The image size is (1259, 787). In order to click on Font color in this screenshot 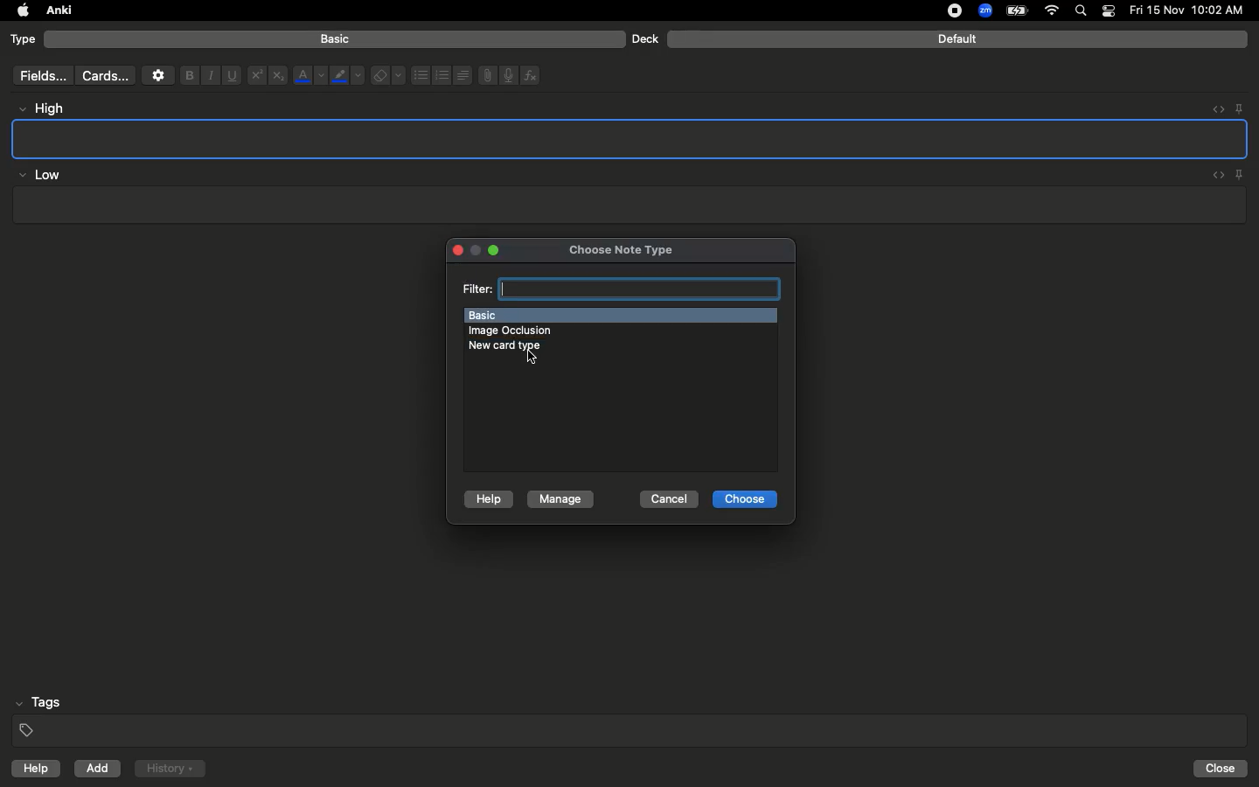, I will do `click(309, 75)`.